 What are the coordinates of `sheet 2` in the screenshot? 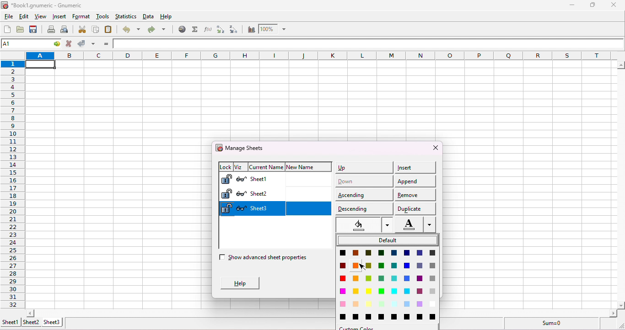 It's located at (33, 323).